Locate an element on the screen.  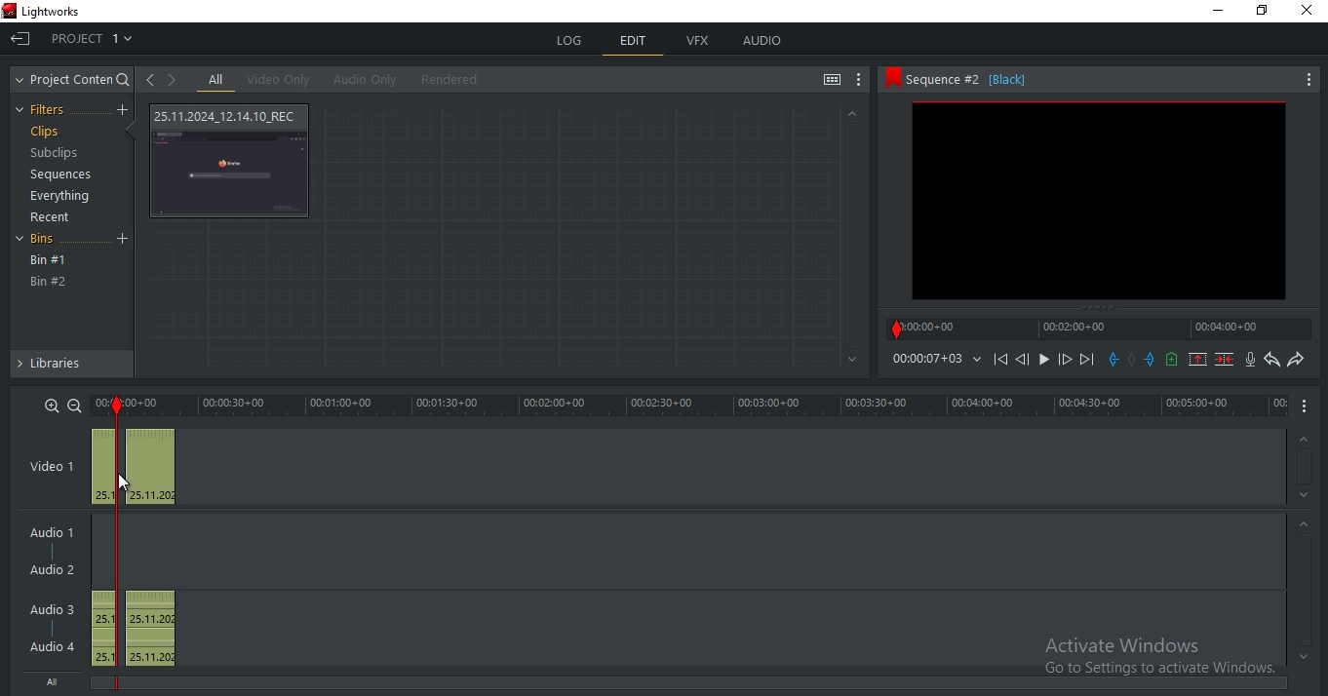
Audio 2 is located at coordinates (59, 570).